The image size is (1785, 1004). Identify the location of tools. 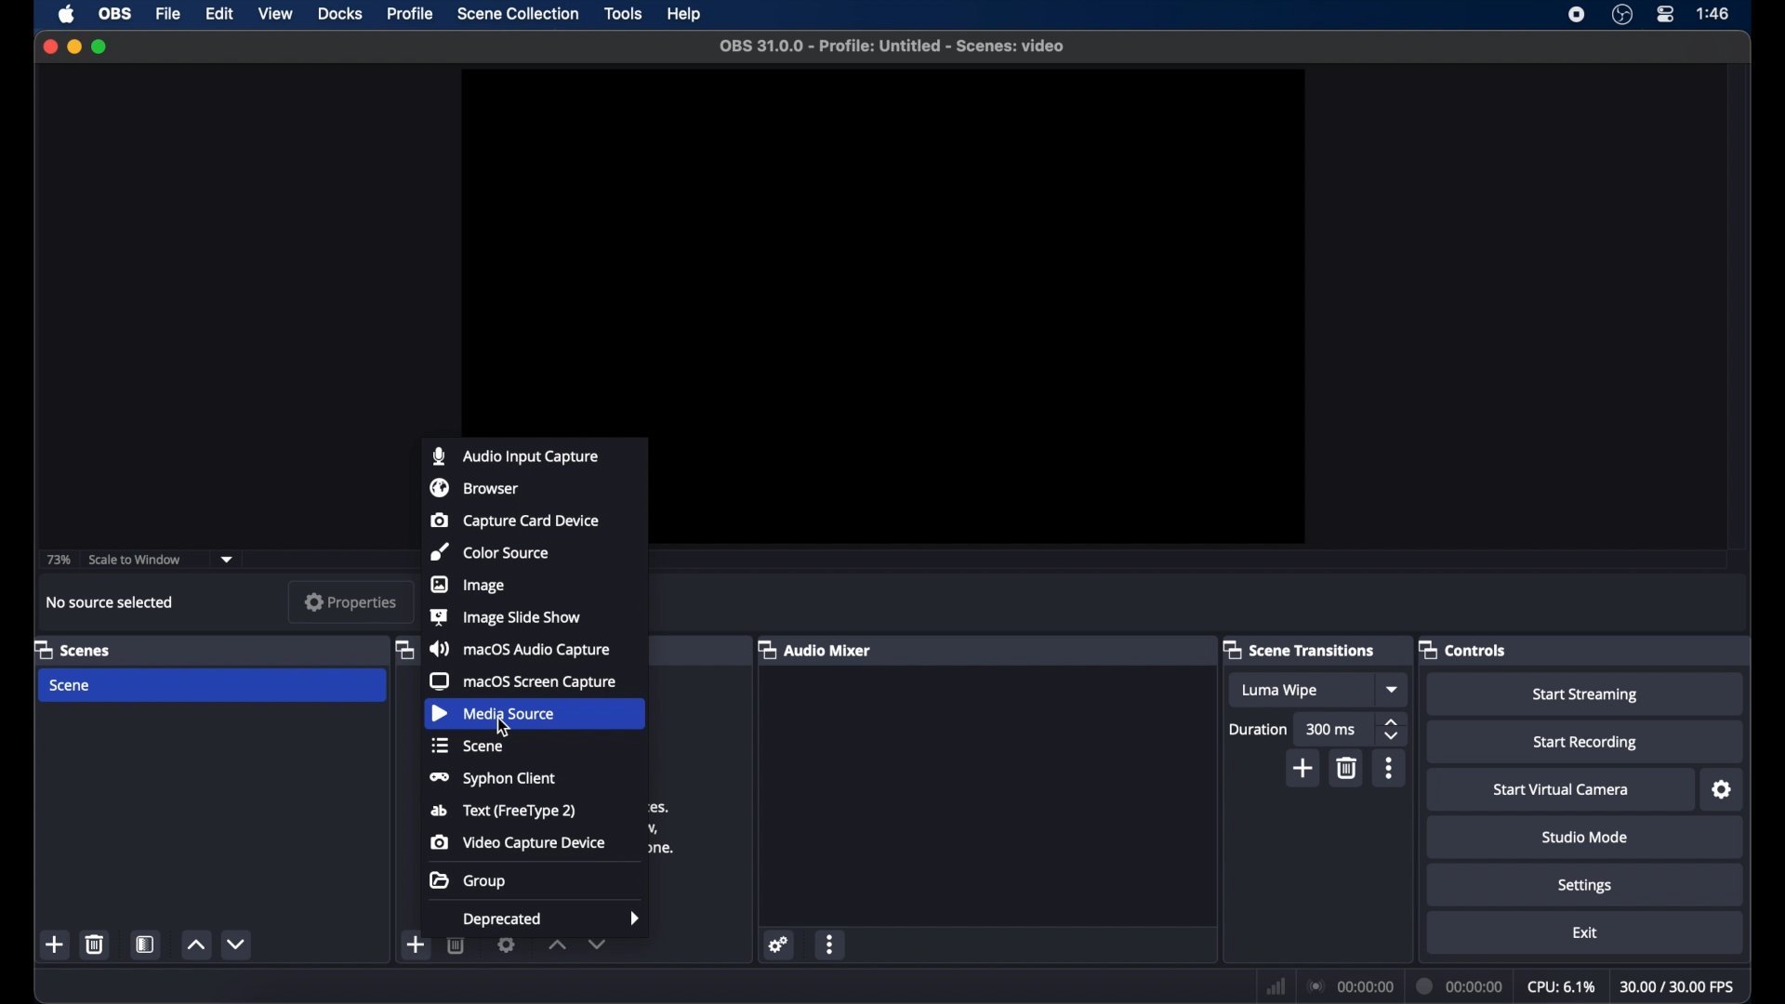
(625, 12).